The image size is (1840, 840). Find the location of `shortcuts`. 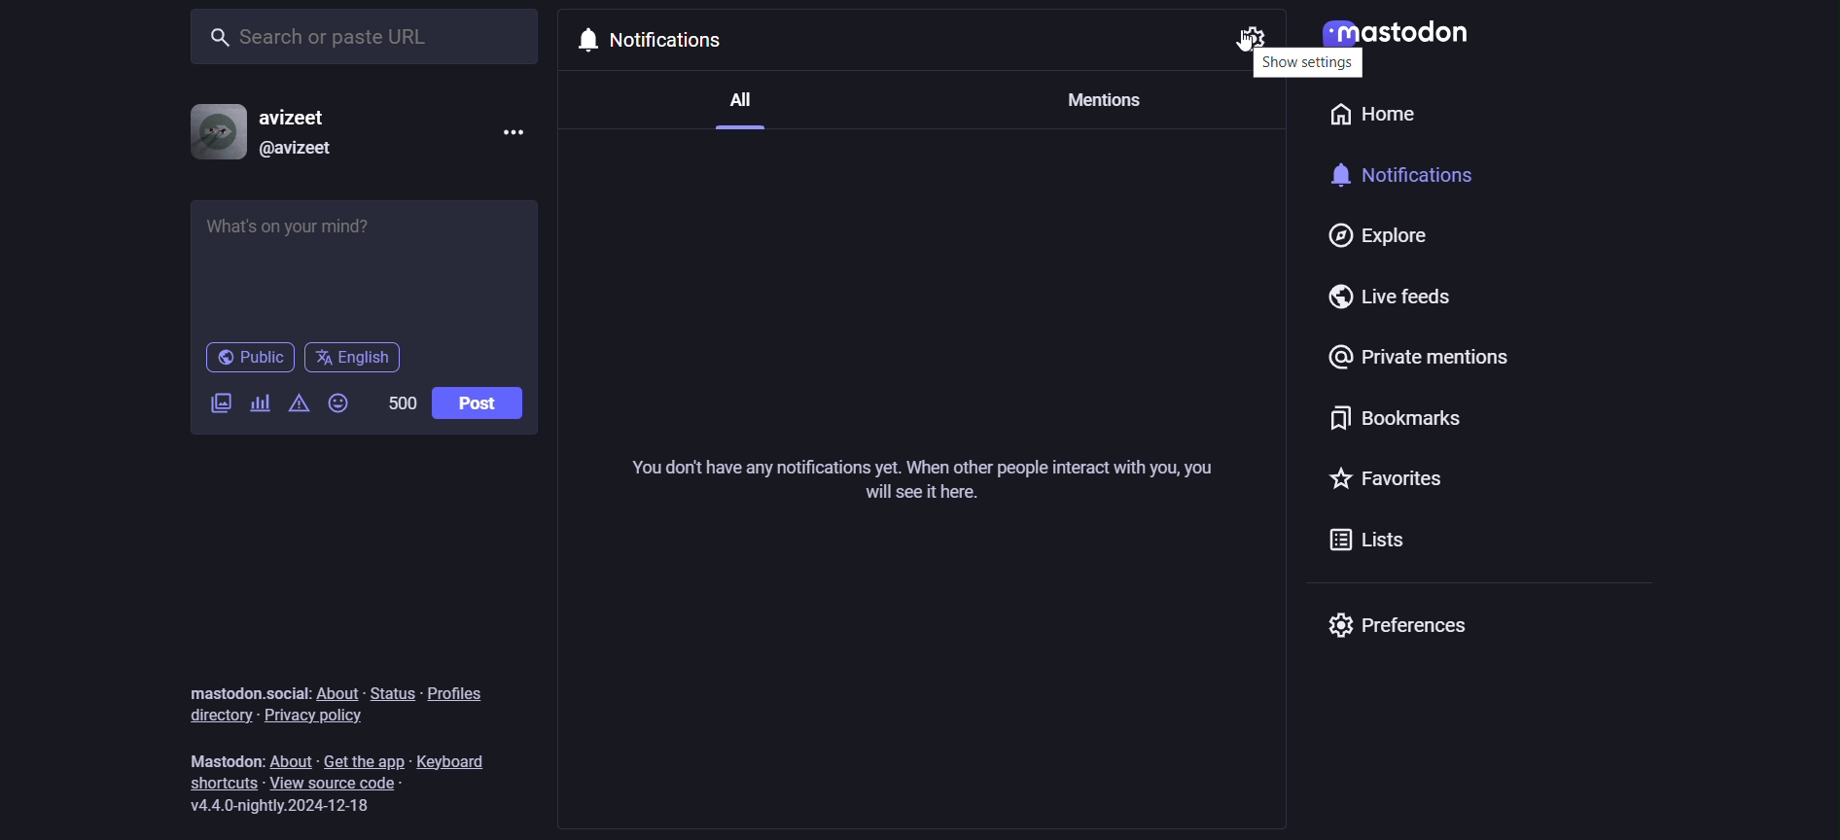

shortcuts is located at coordinates (219, 785).